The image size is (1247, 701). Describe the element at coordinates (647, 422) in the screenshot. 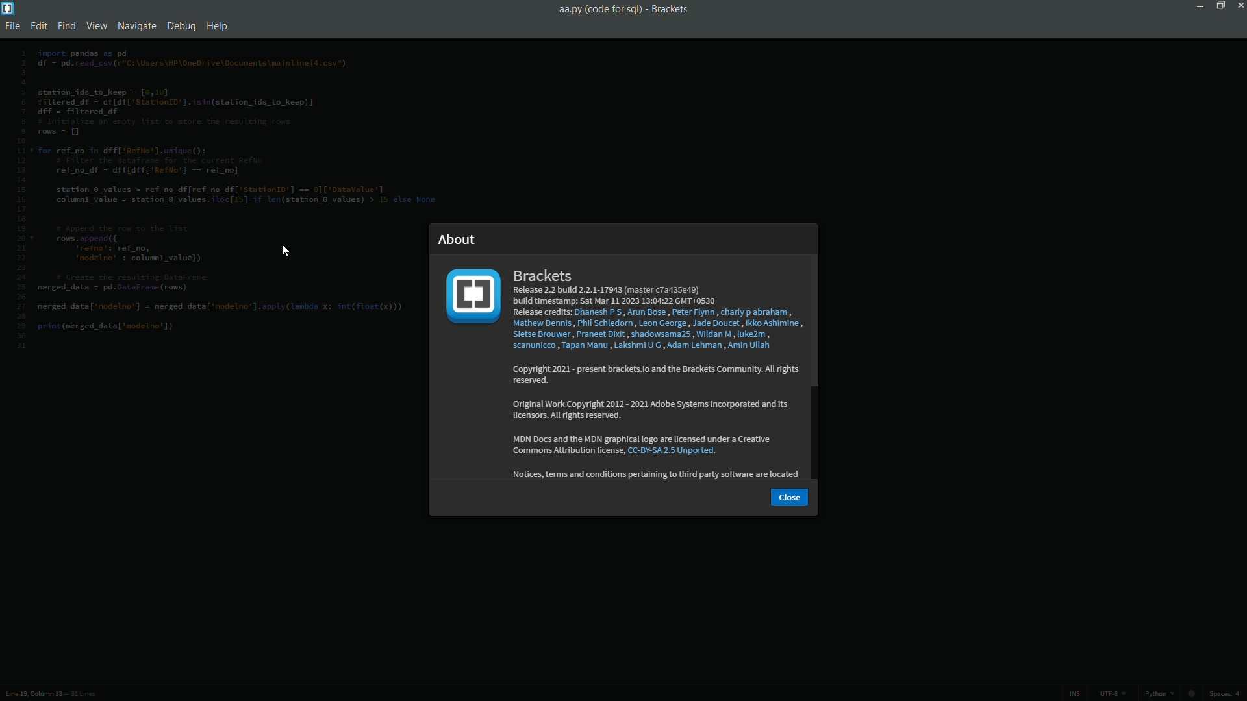

I see `‘Lopyright 2021 - present brackels.lo and the Brackets Lommunity. All nights
reserved.
Original Work Copyright 2012 - 2021 Adobe Systems Incorporated and ts
licensors. All ights reserved.
MDN Docs and the MDN graphical logo are licensed under a Creative
Commons Attribution license, CC-BY-5A 2.5 Unported.
Notices, terms and conditions pertaining to third party software are located` at that location.